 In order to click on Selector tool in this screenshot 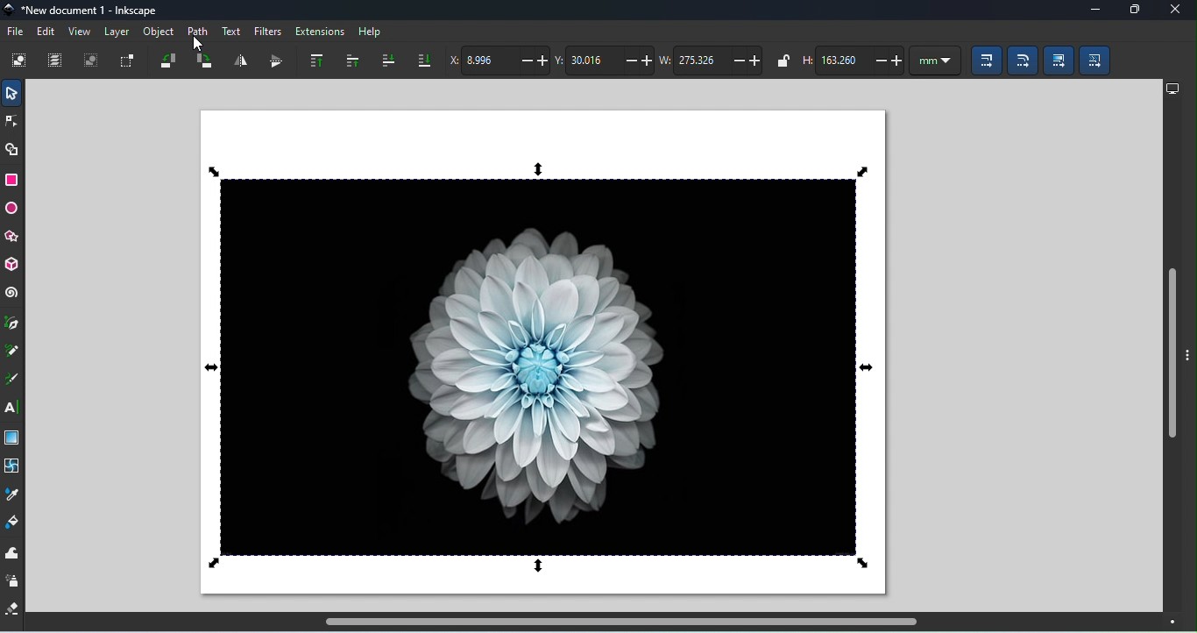, I will do `click(11, 93)`.